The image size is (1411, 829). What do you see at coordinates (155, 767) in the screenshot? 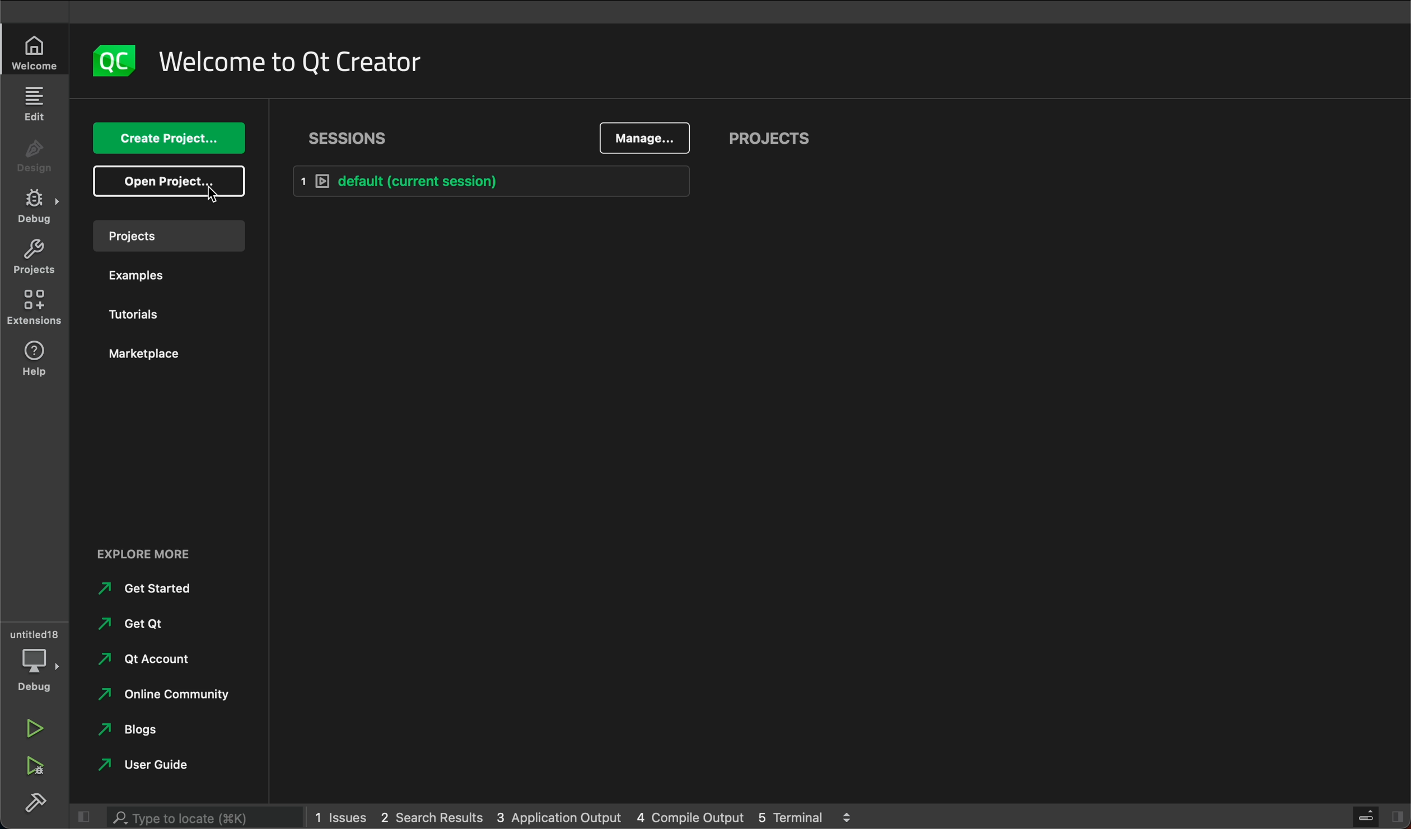
I see `user guide` at bounding box center [155, 767].